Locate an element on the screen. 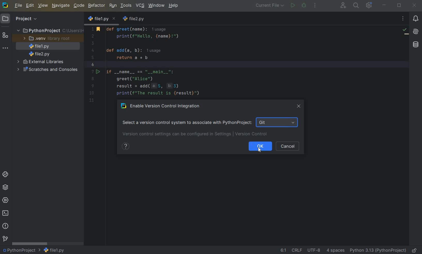 This screenshot has width=422, height=254. scratches and consoles is located at coordinates (47, 70).